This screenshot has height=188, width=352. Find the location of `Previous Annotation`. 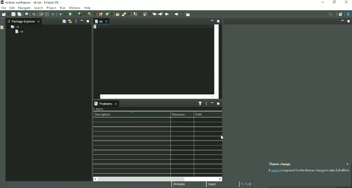

Previous Annotation is located at coordinates (147, 14).